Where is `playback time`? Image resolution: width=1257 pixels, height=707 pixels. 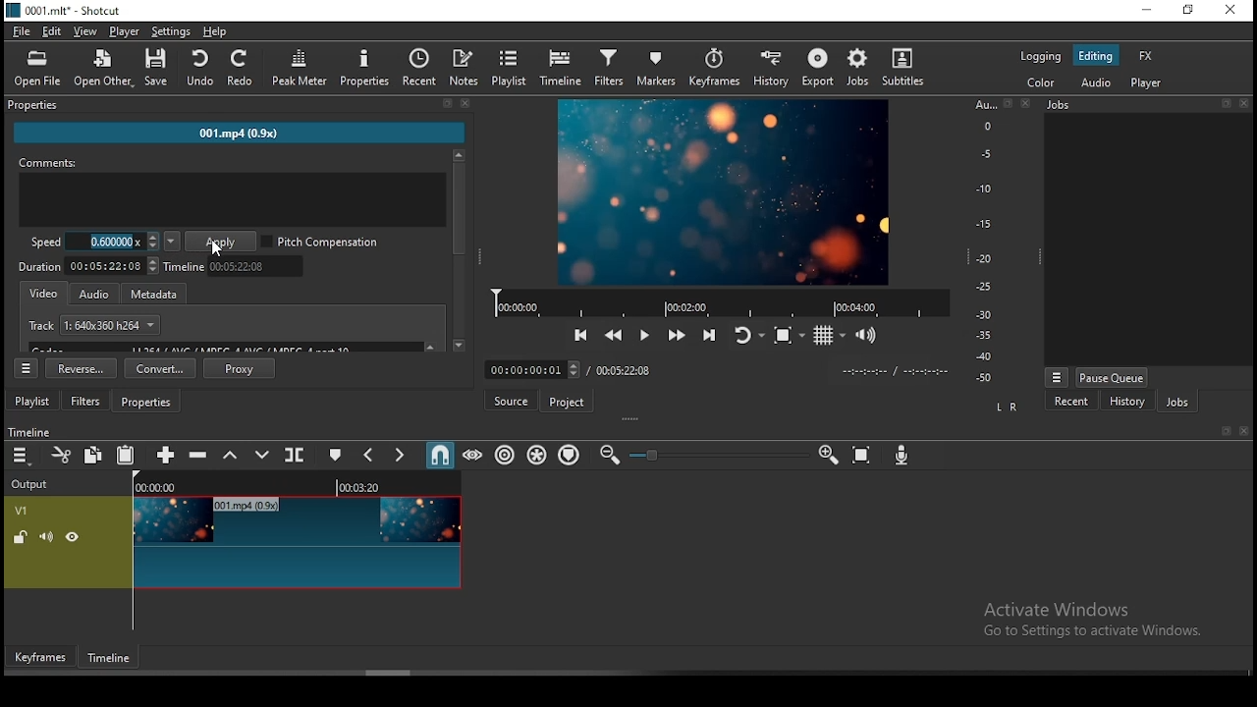 playback time is located at coordinates (714, 301).